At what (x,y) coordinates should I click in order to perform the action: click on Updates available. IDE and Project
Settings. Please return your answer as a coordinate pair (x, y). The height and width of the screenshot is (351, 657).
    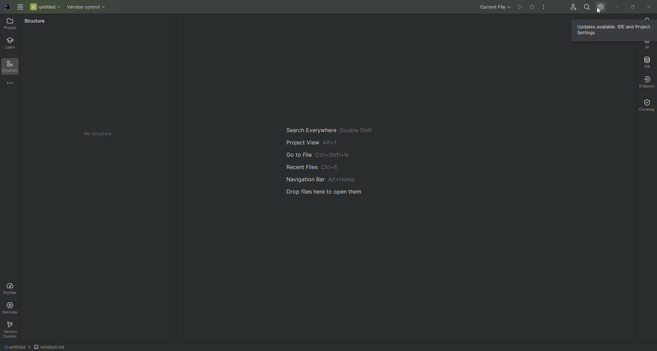
    Looking at the image, I should click on (616, 30).